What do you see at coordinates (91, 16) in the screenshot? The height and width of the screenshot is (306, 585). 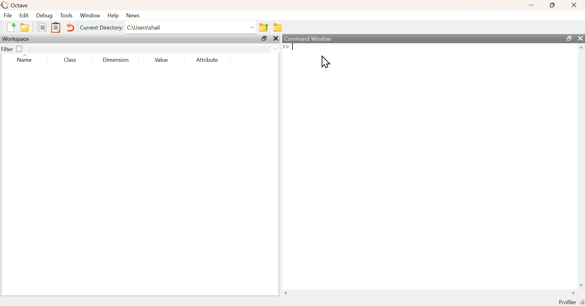 I see `Window` at bounding box center [91, 16].